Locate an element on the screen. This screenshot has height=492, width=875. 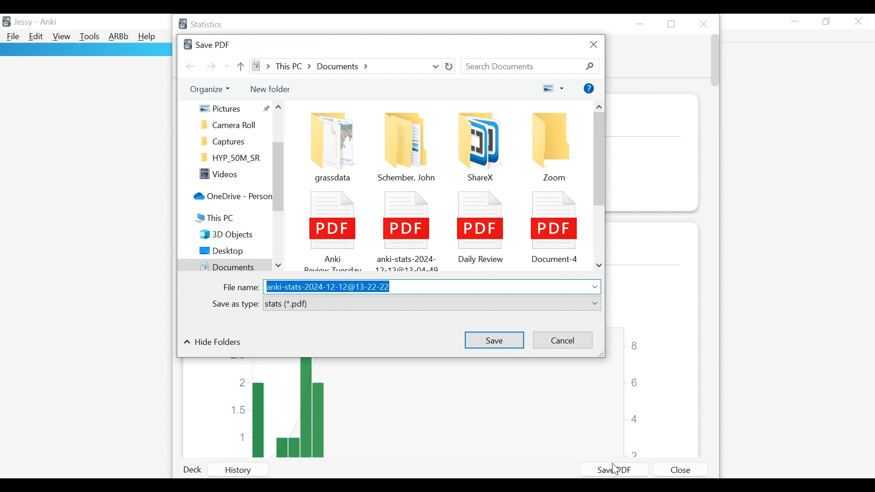
Picturees is located at coordinates (233, 108).